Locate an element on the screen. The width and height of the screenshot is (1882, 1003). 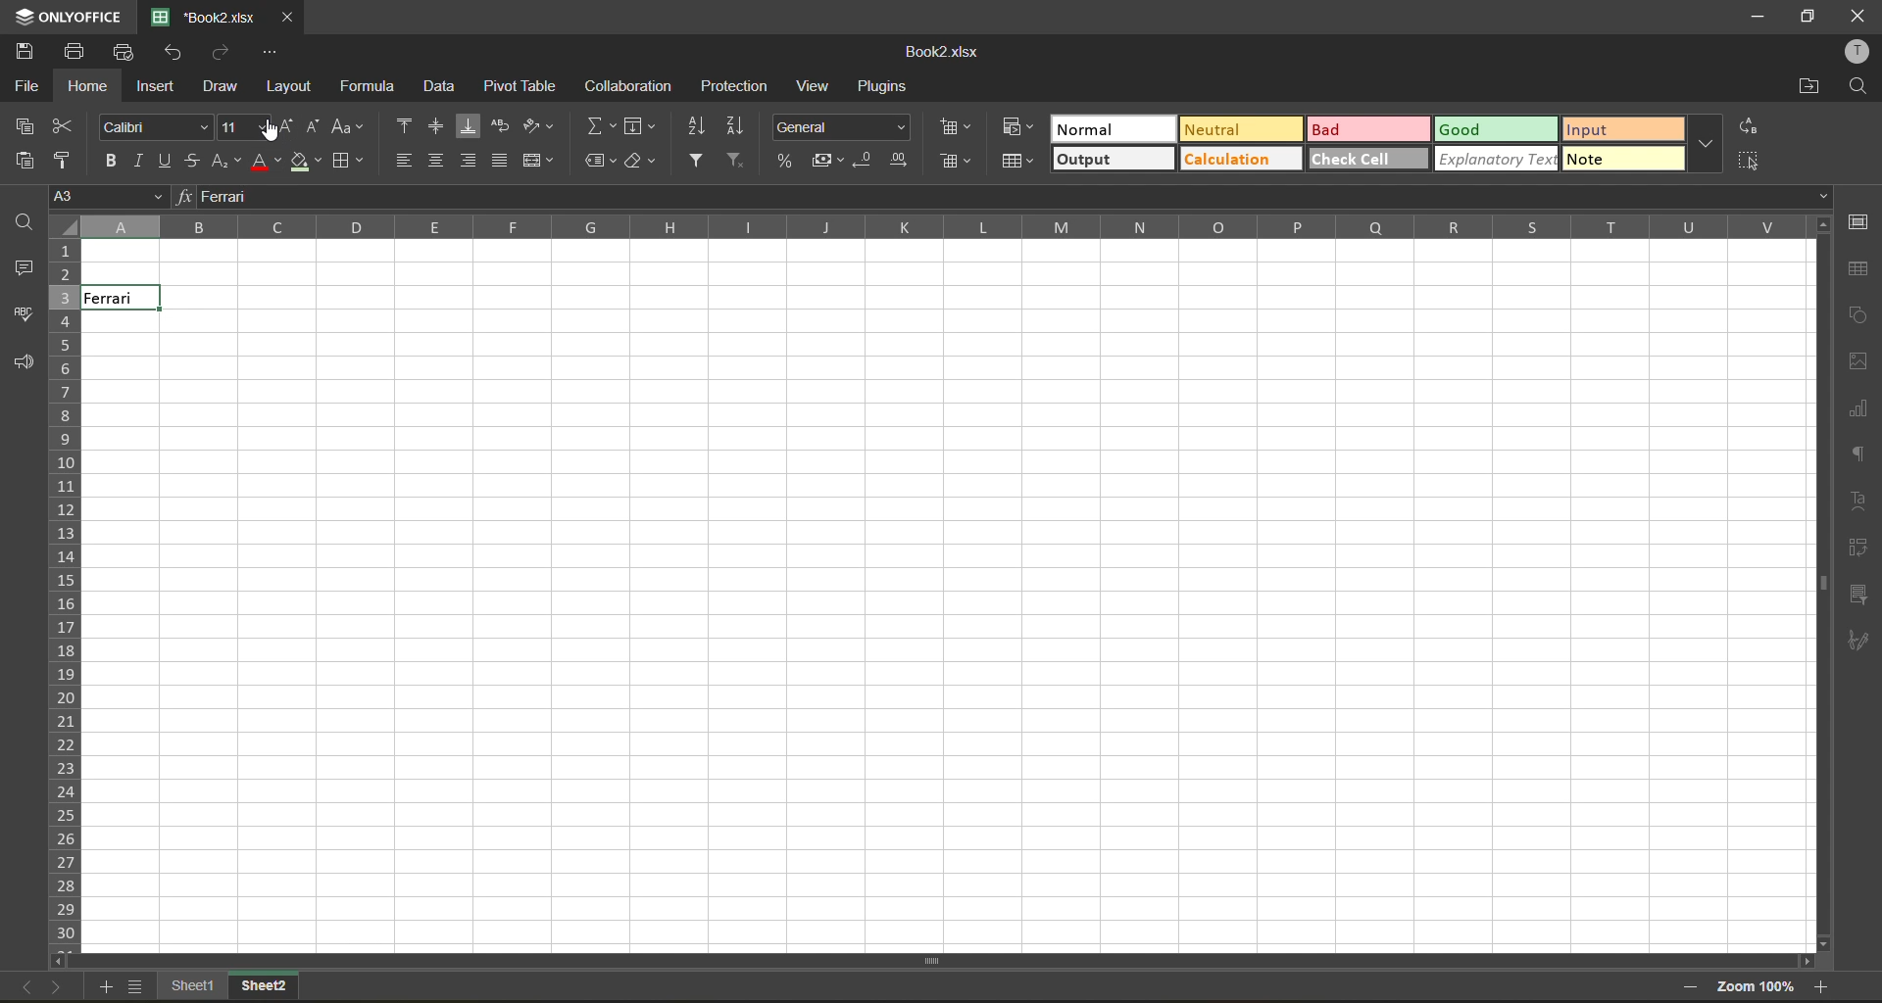
zoom factor is located at coordinates (1756, 987).